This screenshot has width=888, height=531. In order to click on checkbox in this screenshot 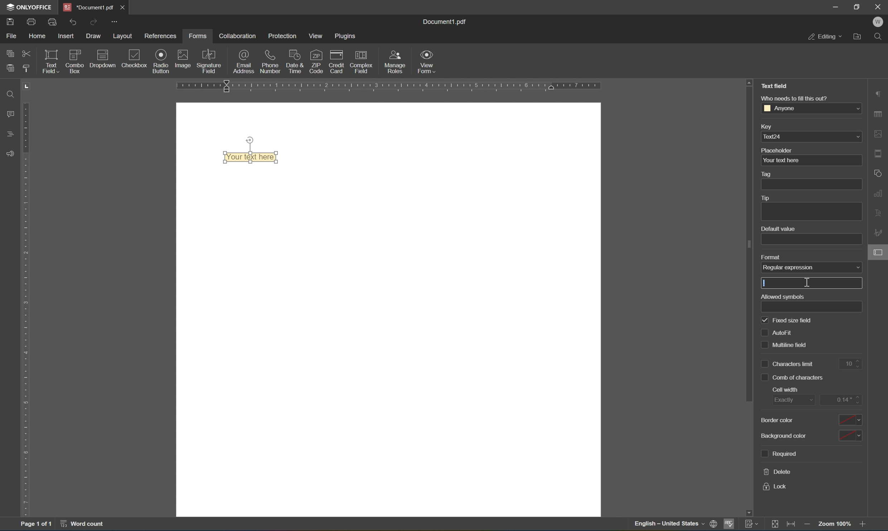, I will do `click(136, 59)`.